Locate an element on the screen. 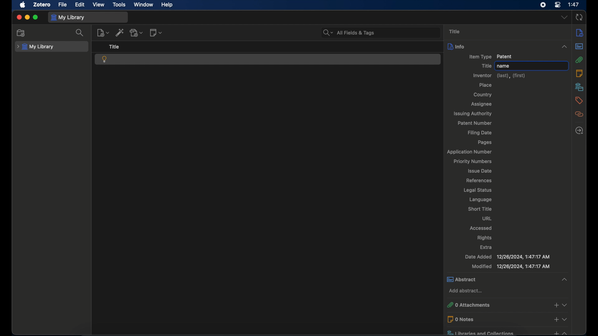  language is located at coordinates (481, 199).